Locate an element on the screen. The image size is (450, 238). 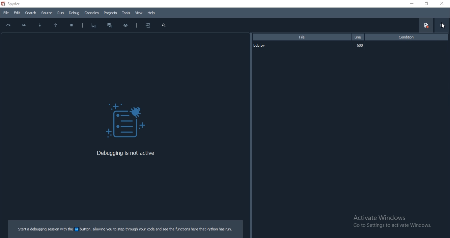
Condition  is located at coordinates (408, 37).